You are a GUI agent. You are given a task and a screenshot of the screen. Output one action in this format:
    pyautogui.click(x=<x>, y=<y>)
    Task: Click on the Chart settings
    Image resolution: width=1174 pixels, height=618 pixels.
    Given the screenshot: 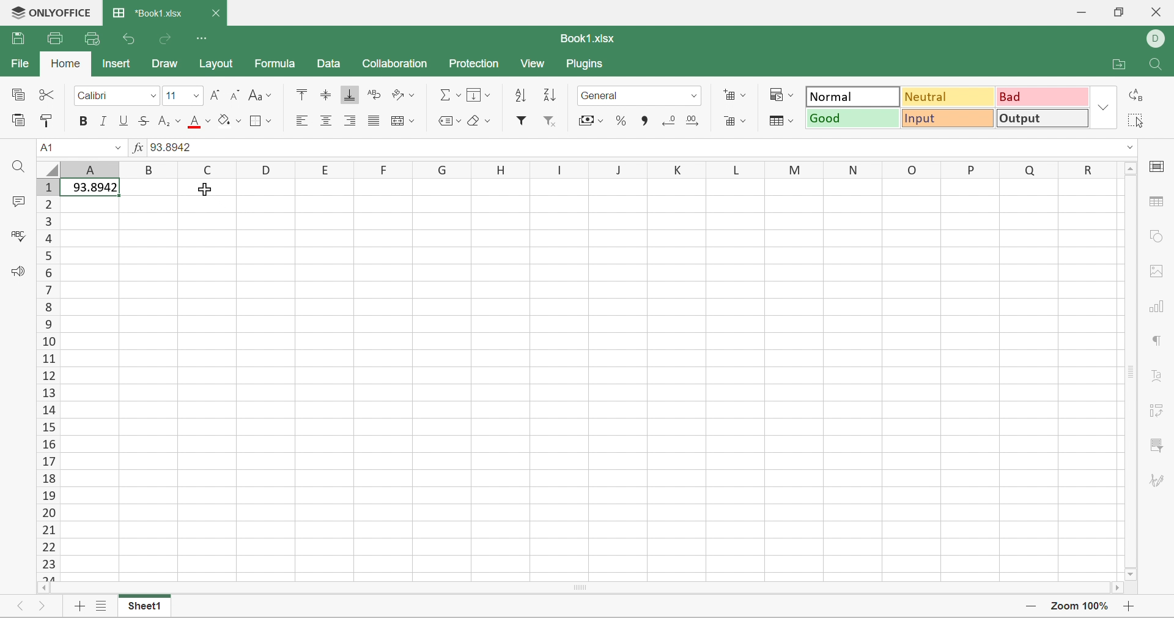 What is the action you would take?
    pyautogui.click(x=1158, y=308)
    